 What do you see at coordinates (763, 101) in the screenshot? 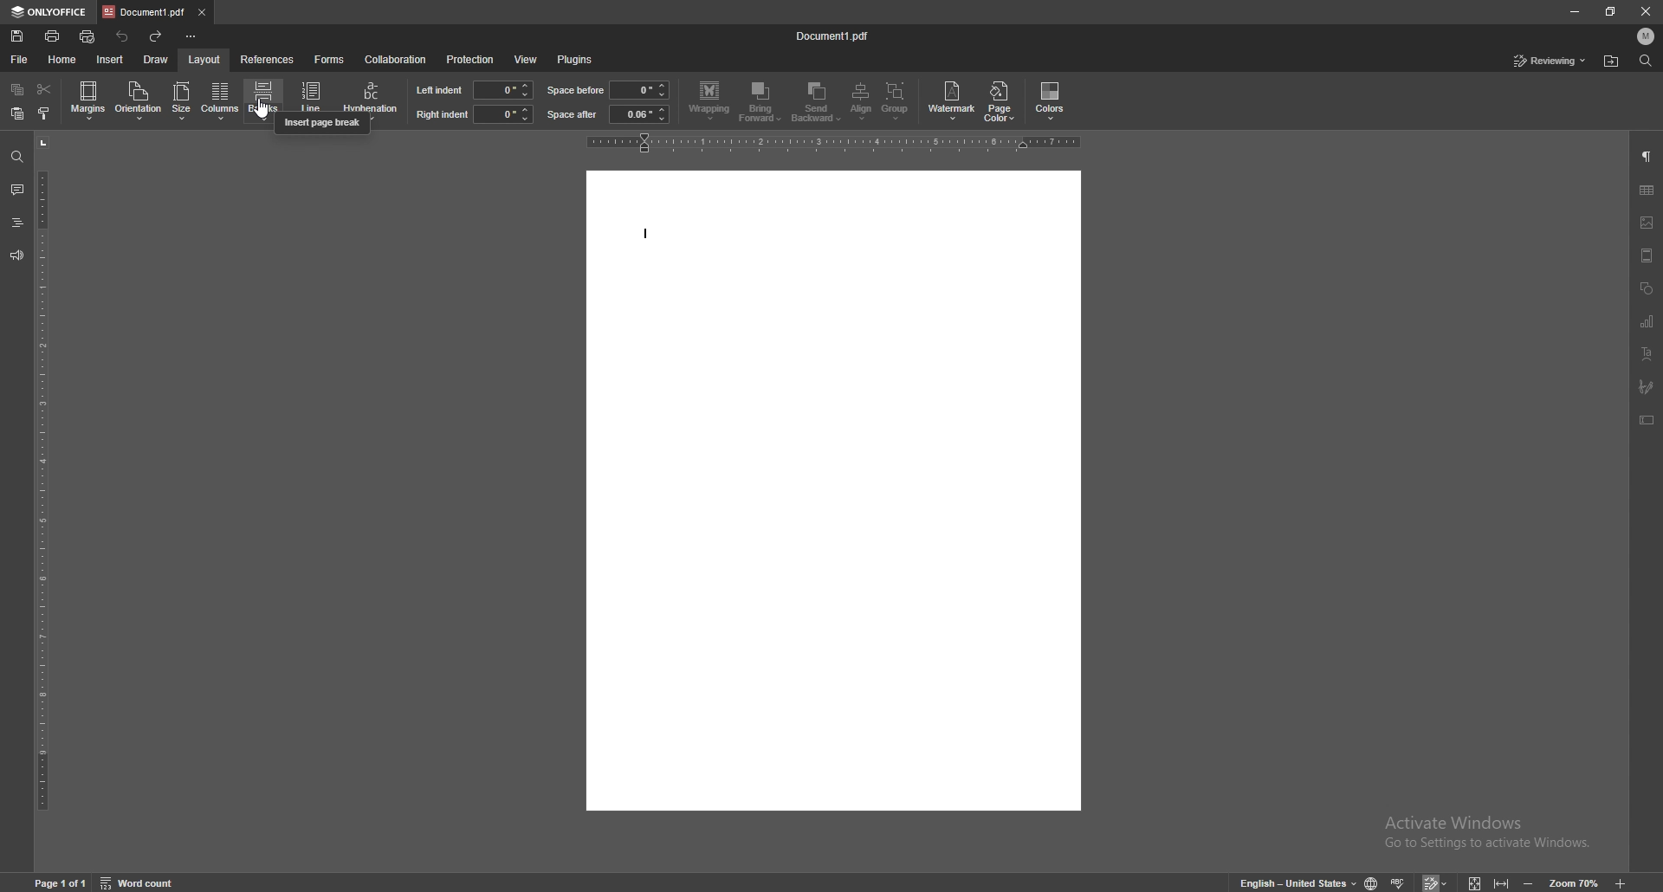
I see `bring forward` at bounding box center [763, 101].